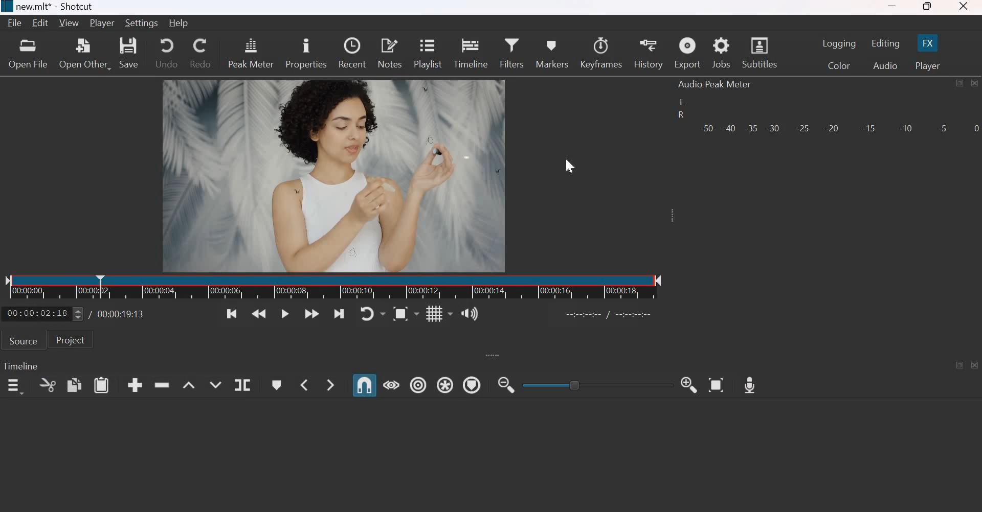  Describe the element at coordinates (101, 385) in the screenshot. I see `paste` at that location.